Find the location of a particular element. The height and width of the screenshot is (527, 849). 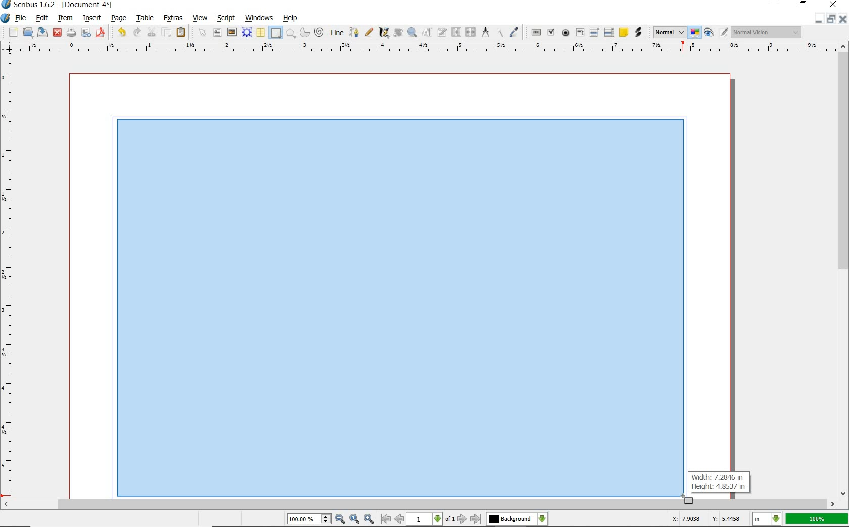

paste is located at coordinates (181, 33).